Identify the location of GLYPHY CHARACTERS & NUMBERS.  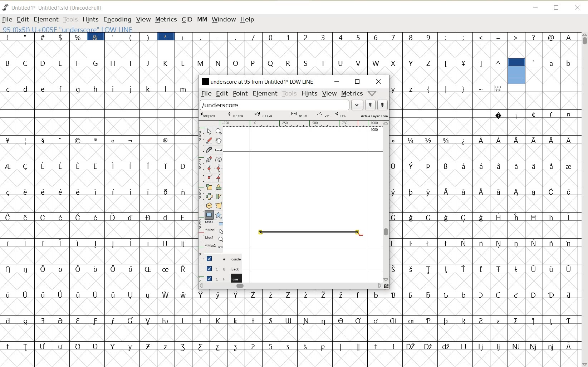
(291, 324).